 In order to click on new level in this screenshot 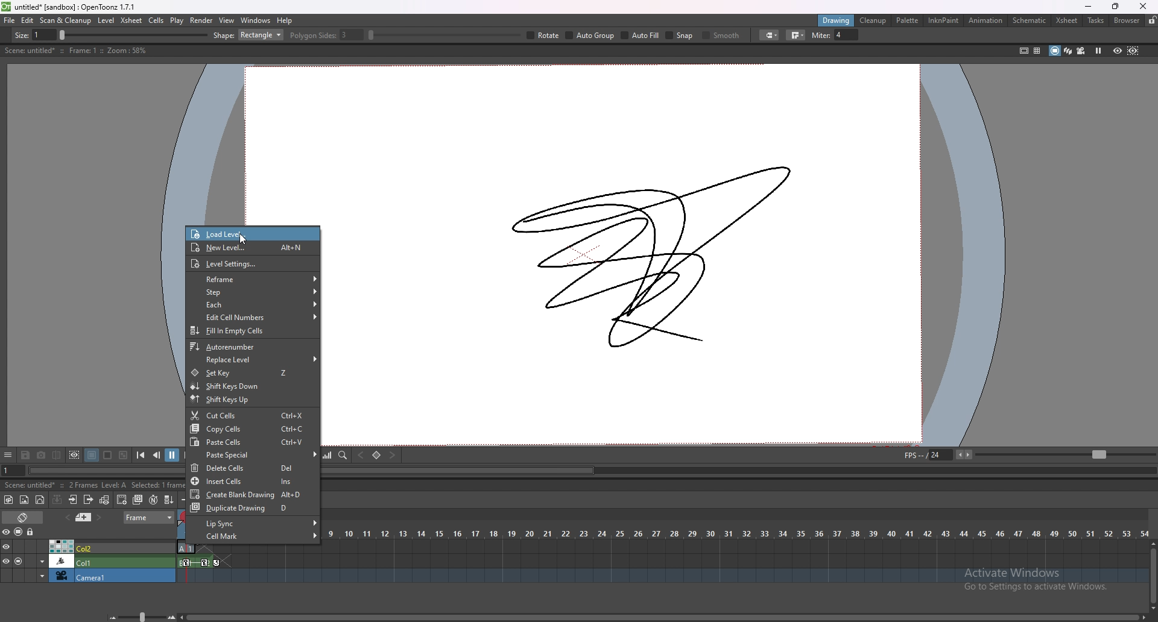, I will do `click(252, 248)`.